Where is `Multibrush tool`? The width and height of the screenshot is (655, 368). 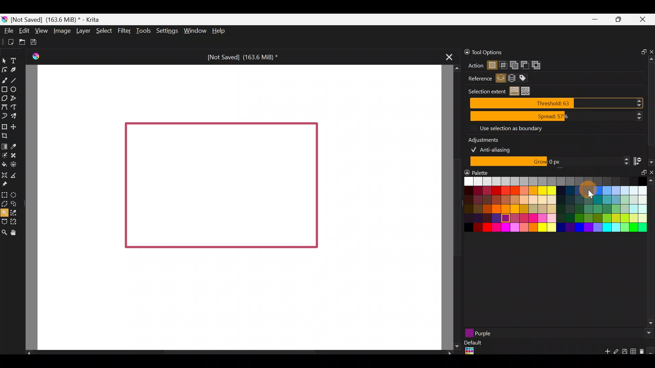 Multibrush tool is located at coordinates (14, 115).